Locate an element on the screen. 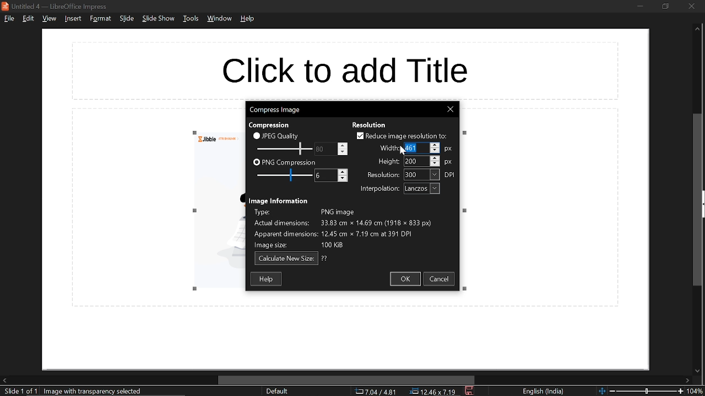 The image size is (705, 396). move left is located at coordinates (4, 381).